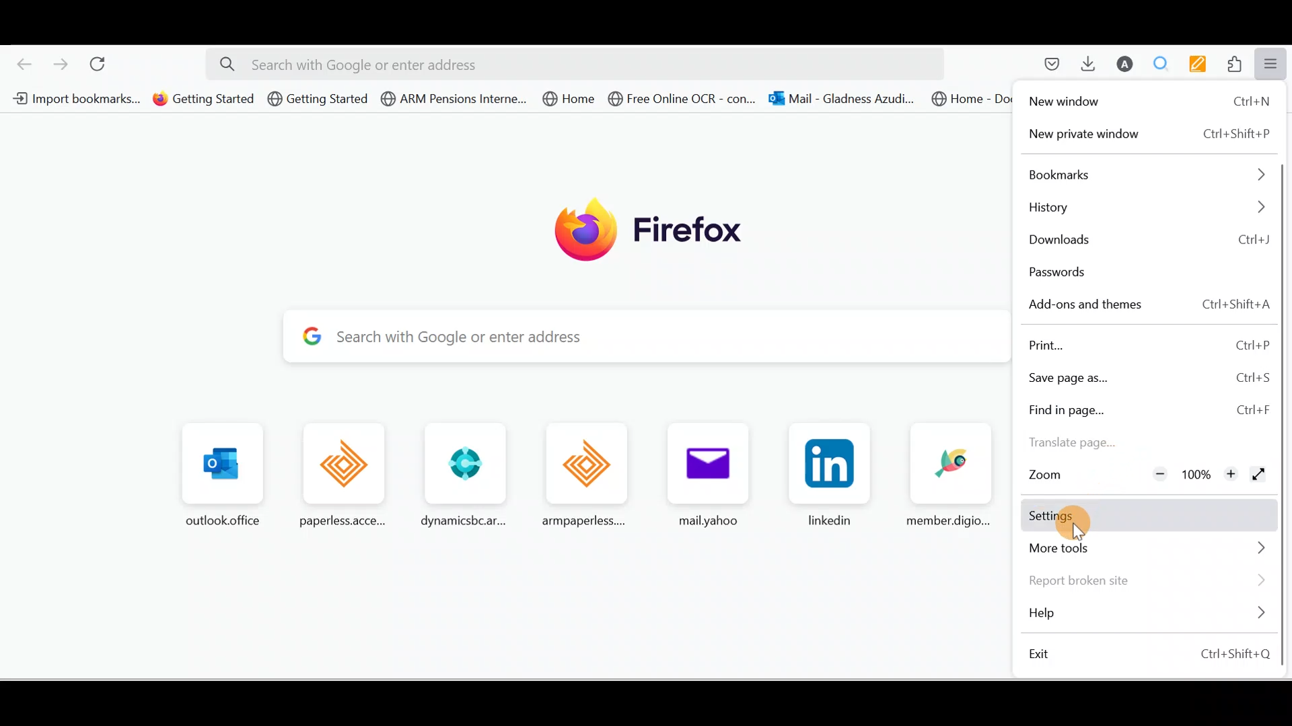 The width and height of the screenshot is (1292, 726). Describe the element at coordinates (845, 101) in the screenshot. I see `Bookmark 7` at that location.